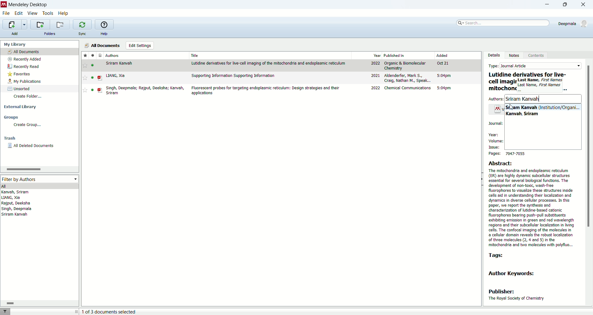 The image size is (593, 315). I want to click on notes, so click(514, 57).